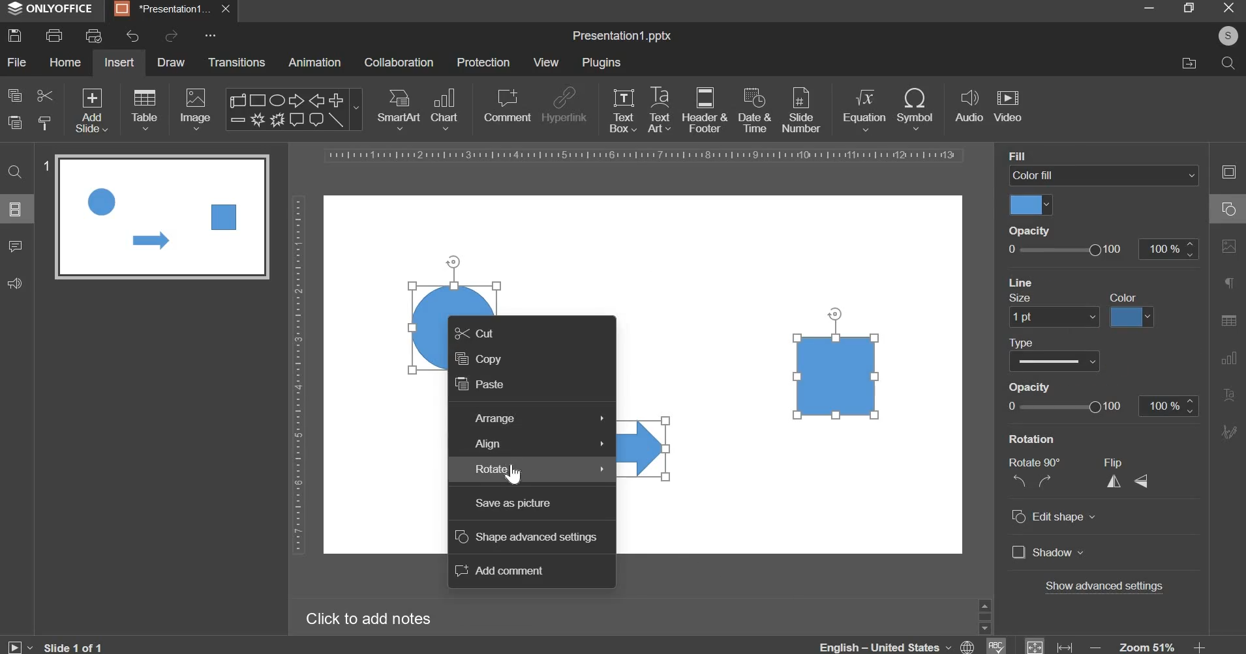 This screenshot has width=1246, height=654. Describe the element at coordinates (899, 644) in the screenshot. I see `language` at that location.